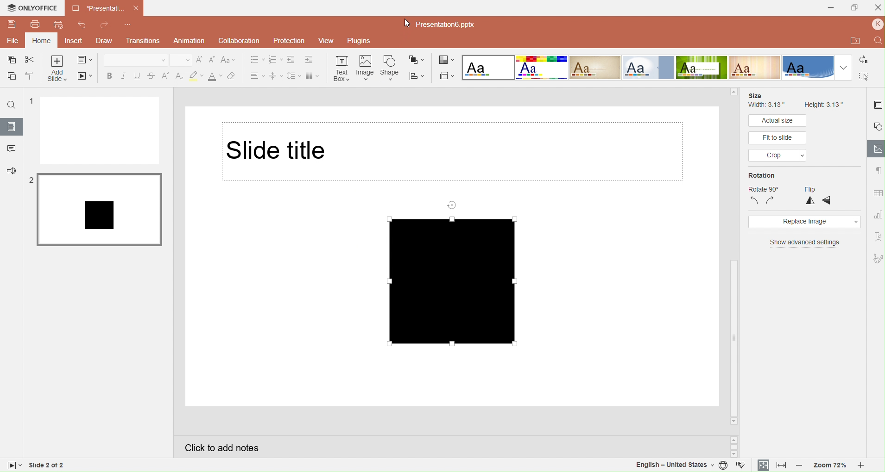 Image resolution: width=885 pixels, height=472 pixels. Describe the element at coordinates (15, 466) in the screenshot. I see `slide view mode` at that location.